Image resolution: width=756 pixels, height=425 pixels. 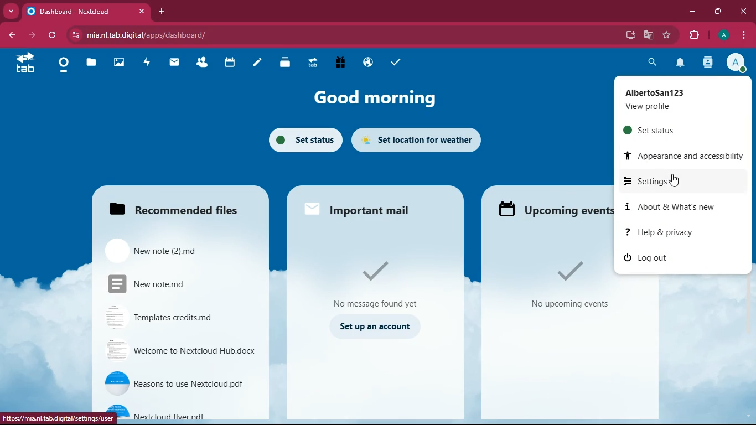 What do you see at coordinates (708, 62) in the screenshot?
I see `activity` at bounding box center [708, 62].